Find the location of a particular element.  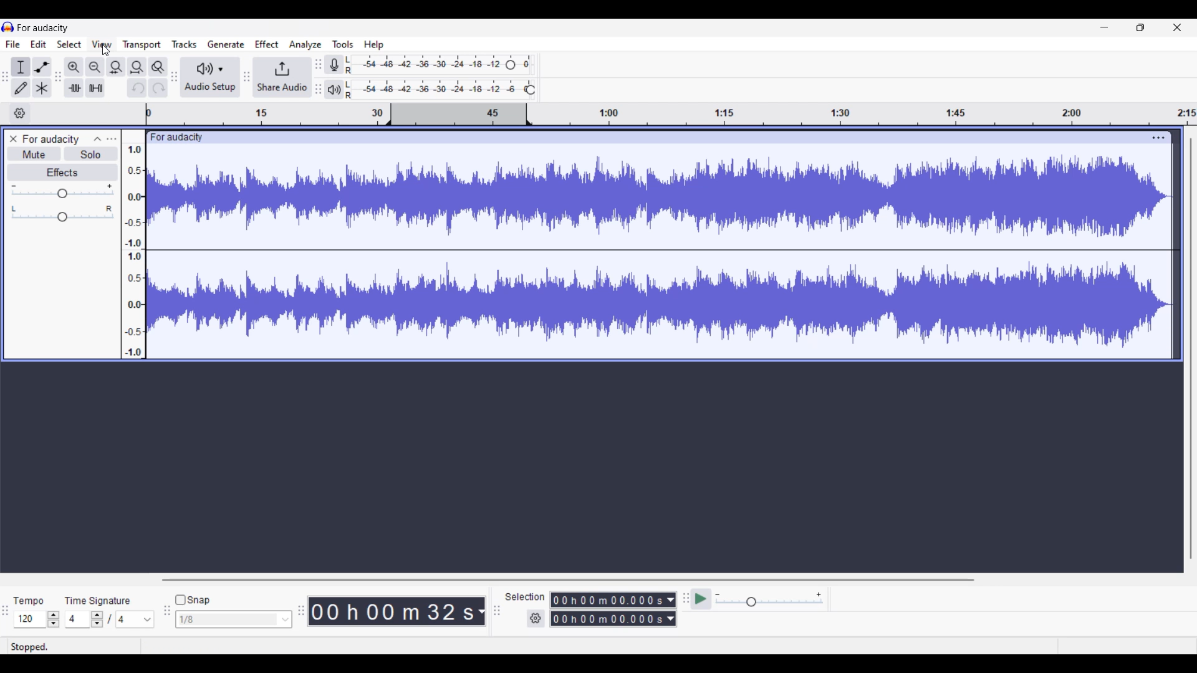

Play at speed/Play at speed once is located at coordinates (701, 599).